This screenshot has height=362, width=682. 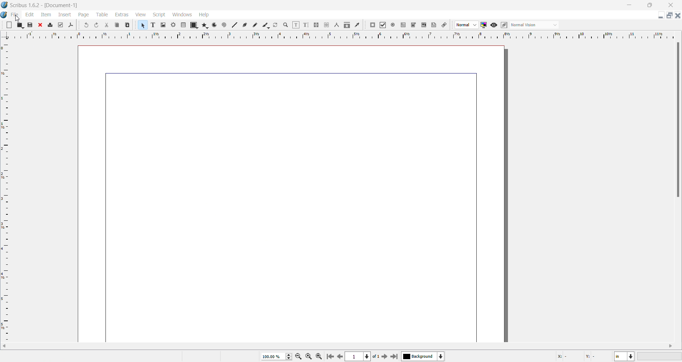 I want to click on , so click(x=62, y=25).